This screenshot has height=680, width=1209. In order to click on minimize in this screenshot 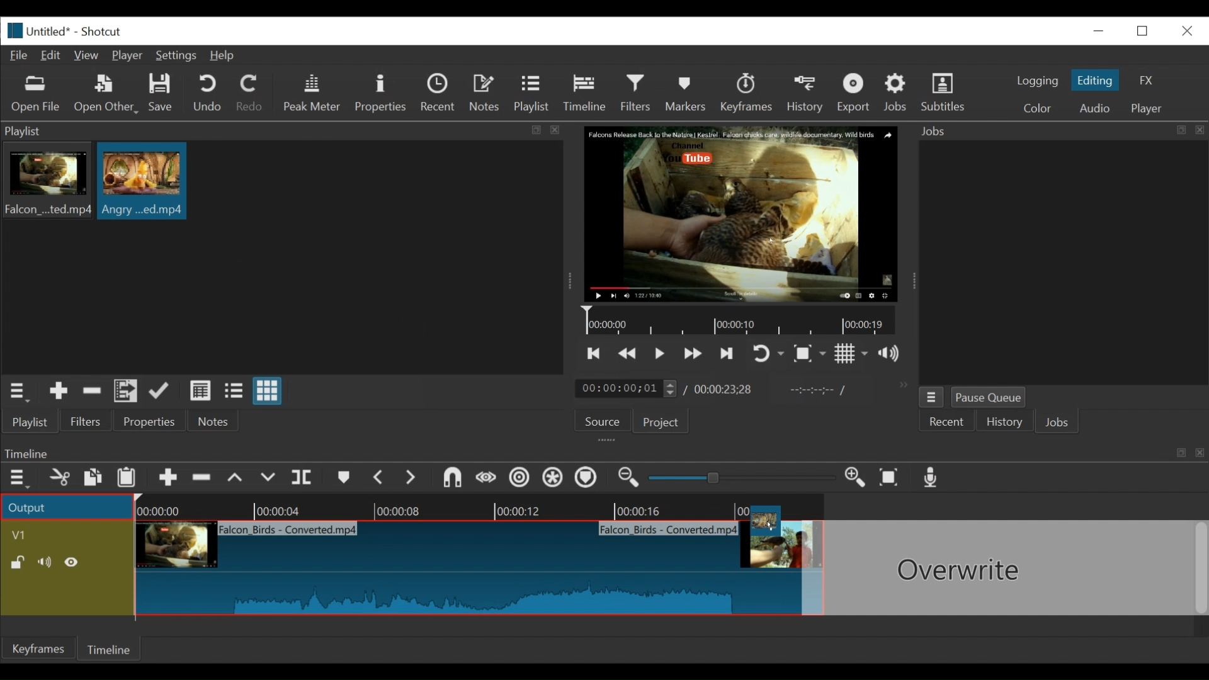, I will do `click(1098, 30)`.